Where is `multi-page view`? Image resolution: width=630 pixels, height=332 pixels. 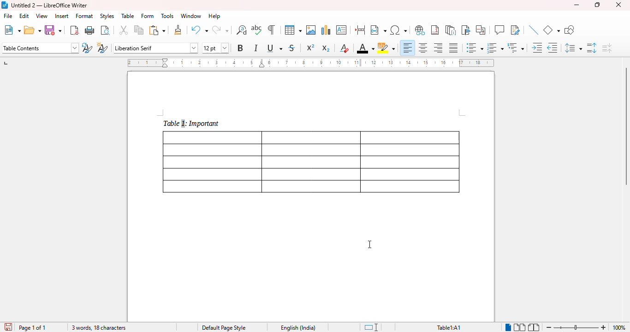 multi-page view is located at coordinates (520, 327).